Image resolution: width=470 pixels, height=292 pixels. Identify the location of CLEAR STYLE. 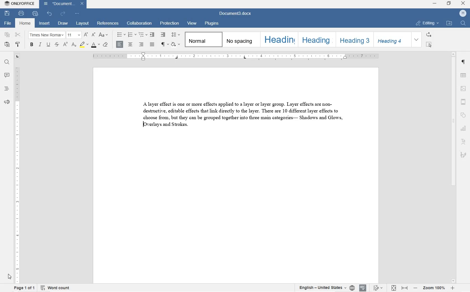
(106, 44).